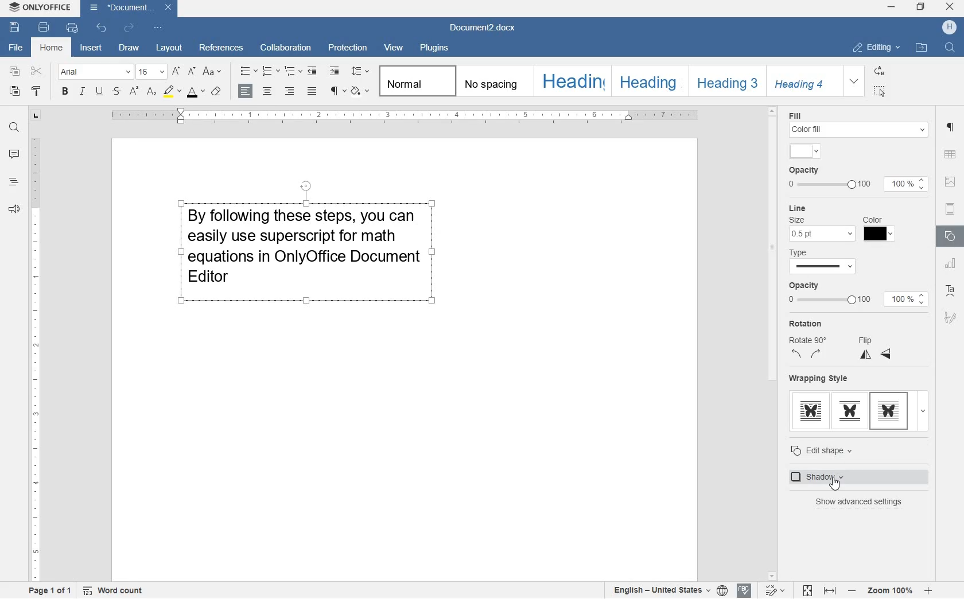 Image resolution: width=964 pixels, height=599 pixels. I want to click on Line color, so click(880, 230).